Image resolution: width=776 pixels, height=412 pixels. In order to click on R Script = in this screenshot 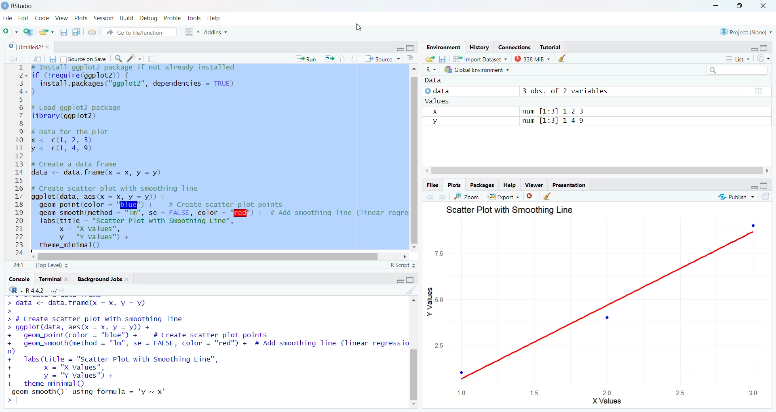, I will do `click(402, 265)`.